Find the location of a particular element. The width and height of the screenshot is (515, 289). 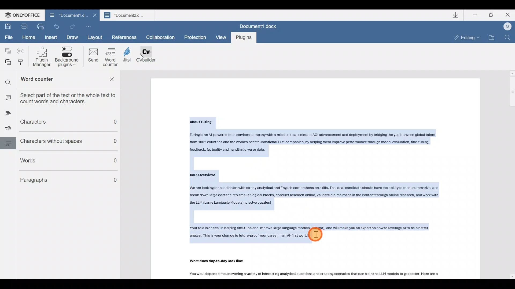

Quick print is located at coordinates (40, 26).